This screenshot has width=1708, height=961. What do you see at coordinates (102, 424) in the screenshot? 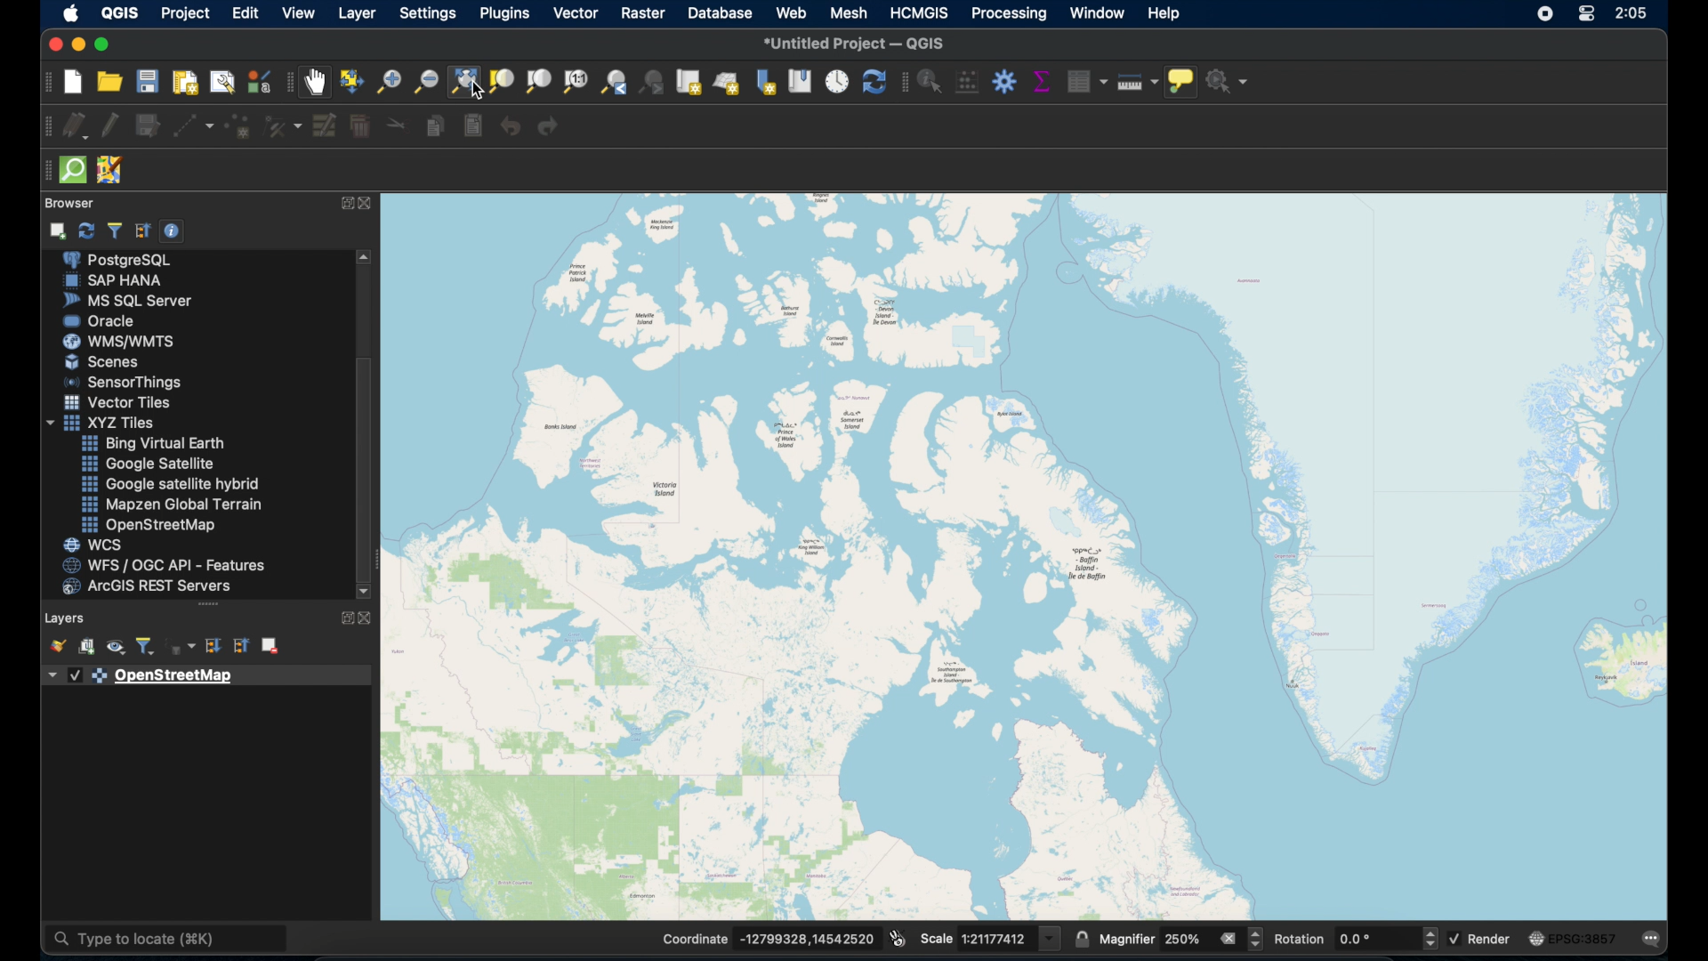
I see `xyzzy tiles` at bounding box center [102, 424].